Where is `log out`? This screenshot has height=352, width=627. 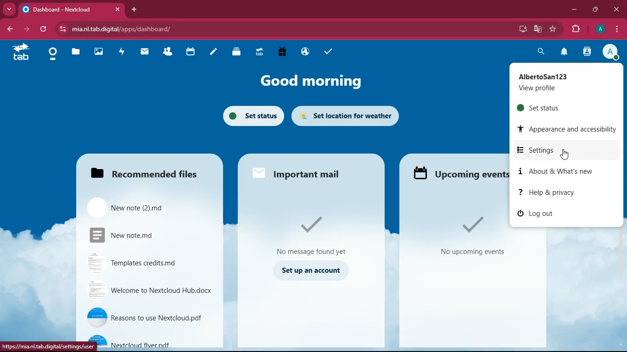
log out is located at coordinates (564, 212).